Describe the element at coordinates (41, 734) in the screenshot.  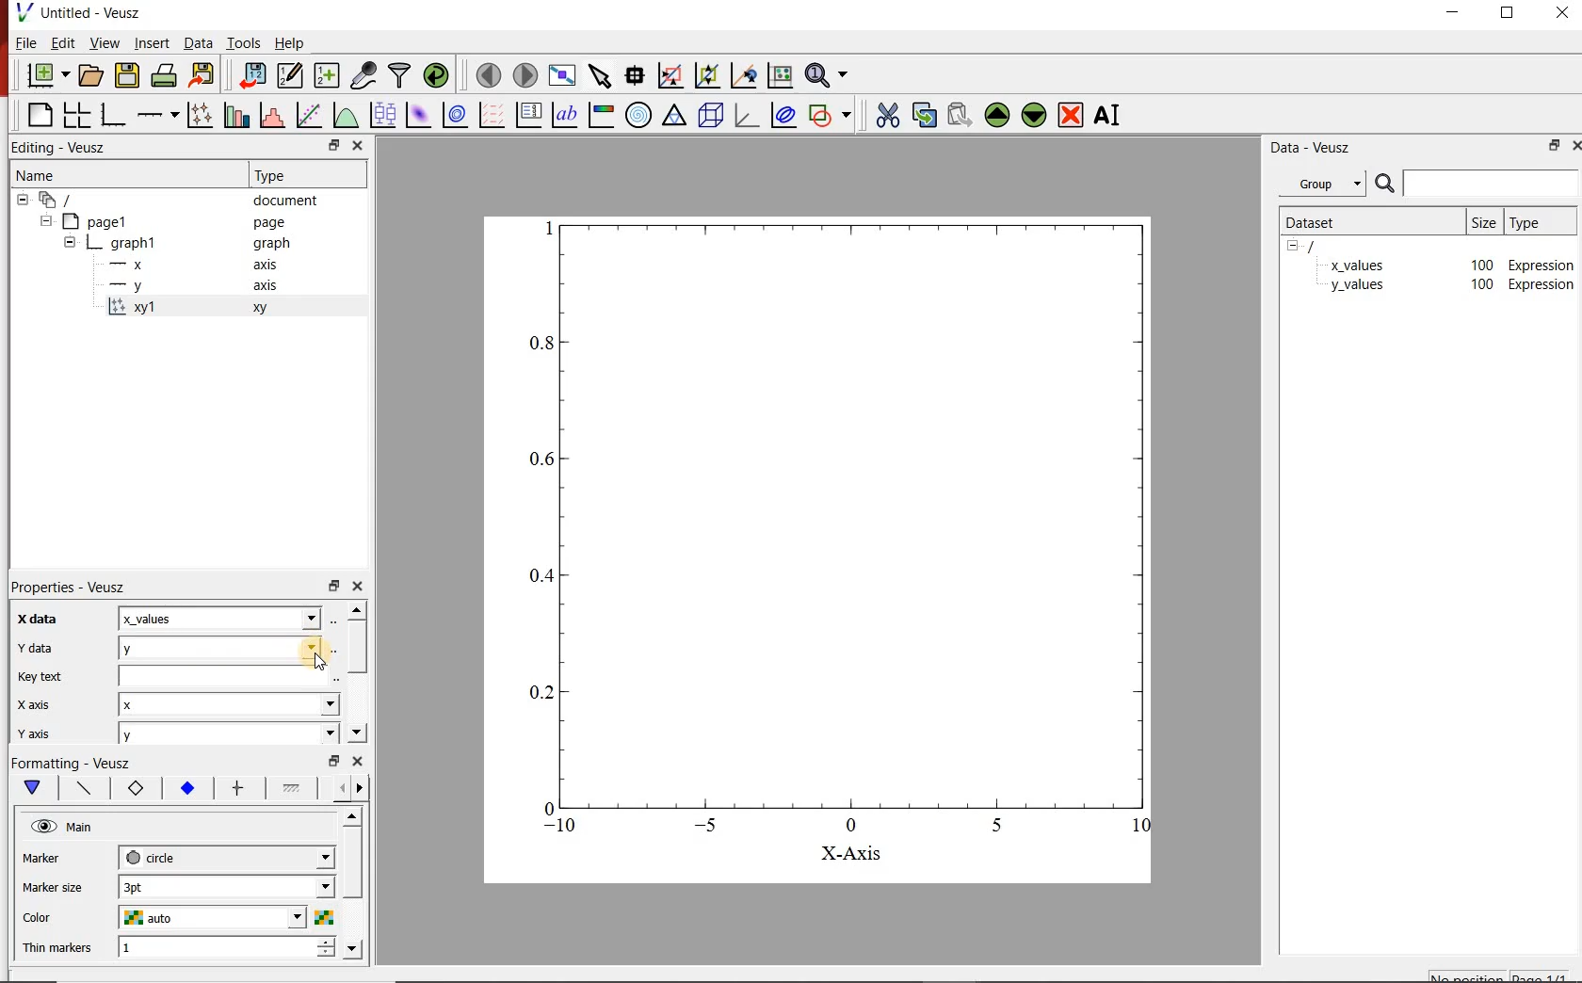
I see `| Y ais` at that location.